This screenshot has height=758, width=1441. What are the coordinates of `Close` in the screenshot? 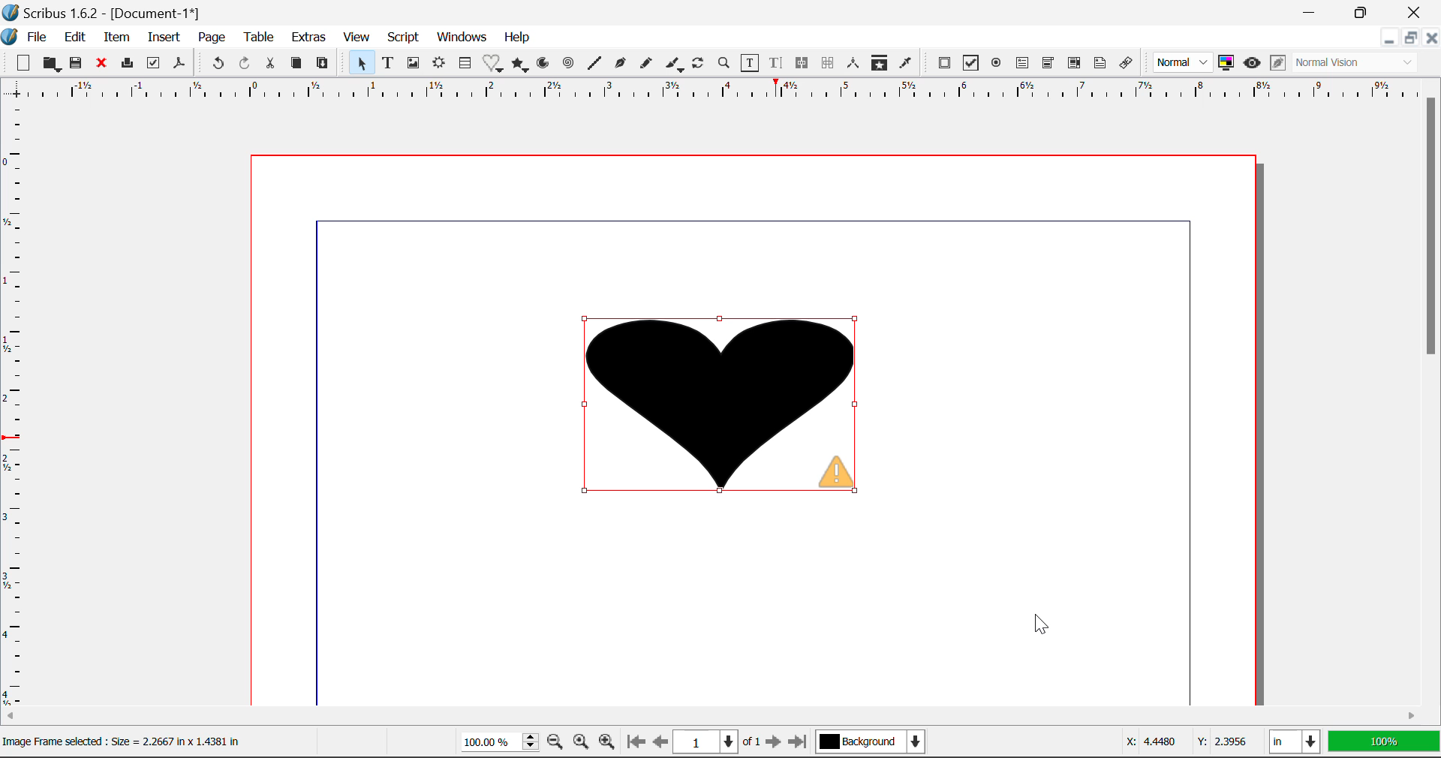 It's located at (1432, 40).